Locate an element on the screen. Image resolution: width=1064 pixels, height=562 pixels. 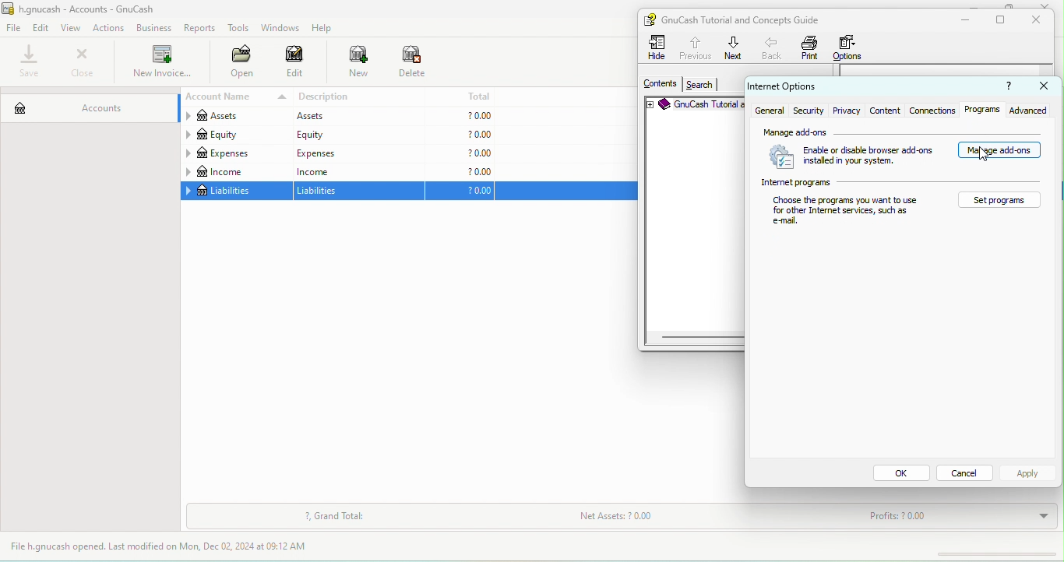
h. gnucash-accounts-gnu cash is located at coordinates (97, 8).